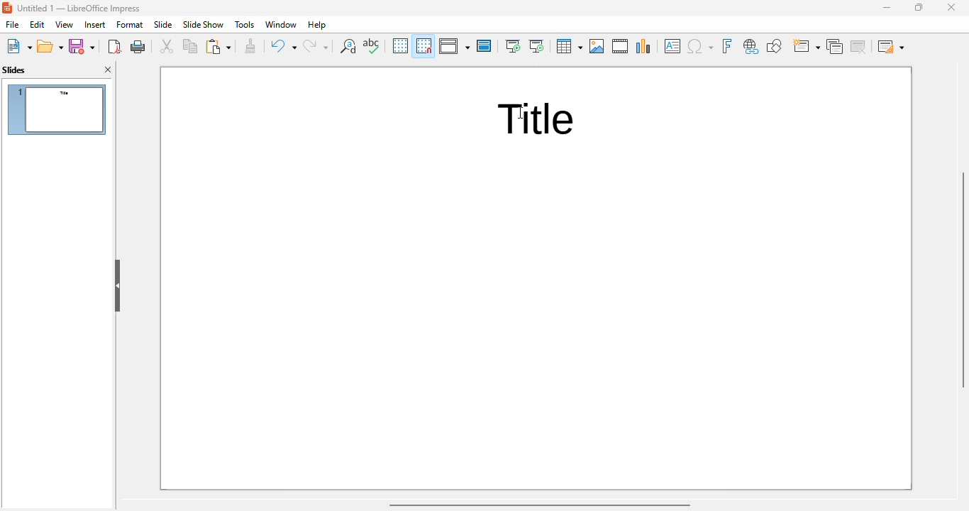 This screenshot has width=969, height=511. Describe the element at coordinates (672, 46) in the screenshot. I see `insert text box` at that location.